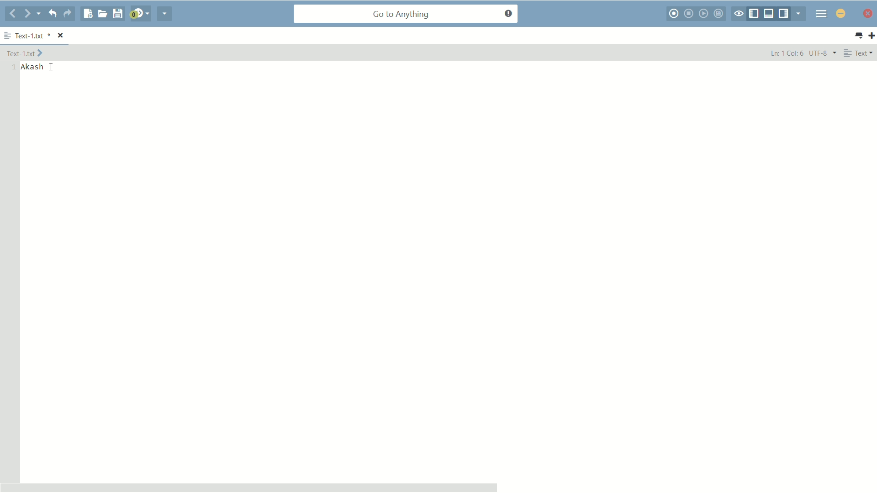 The width and height of the screenshot is (877, 493). I want to click on new tab, so click(872, 35).